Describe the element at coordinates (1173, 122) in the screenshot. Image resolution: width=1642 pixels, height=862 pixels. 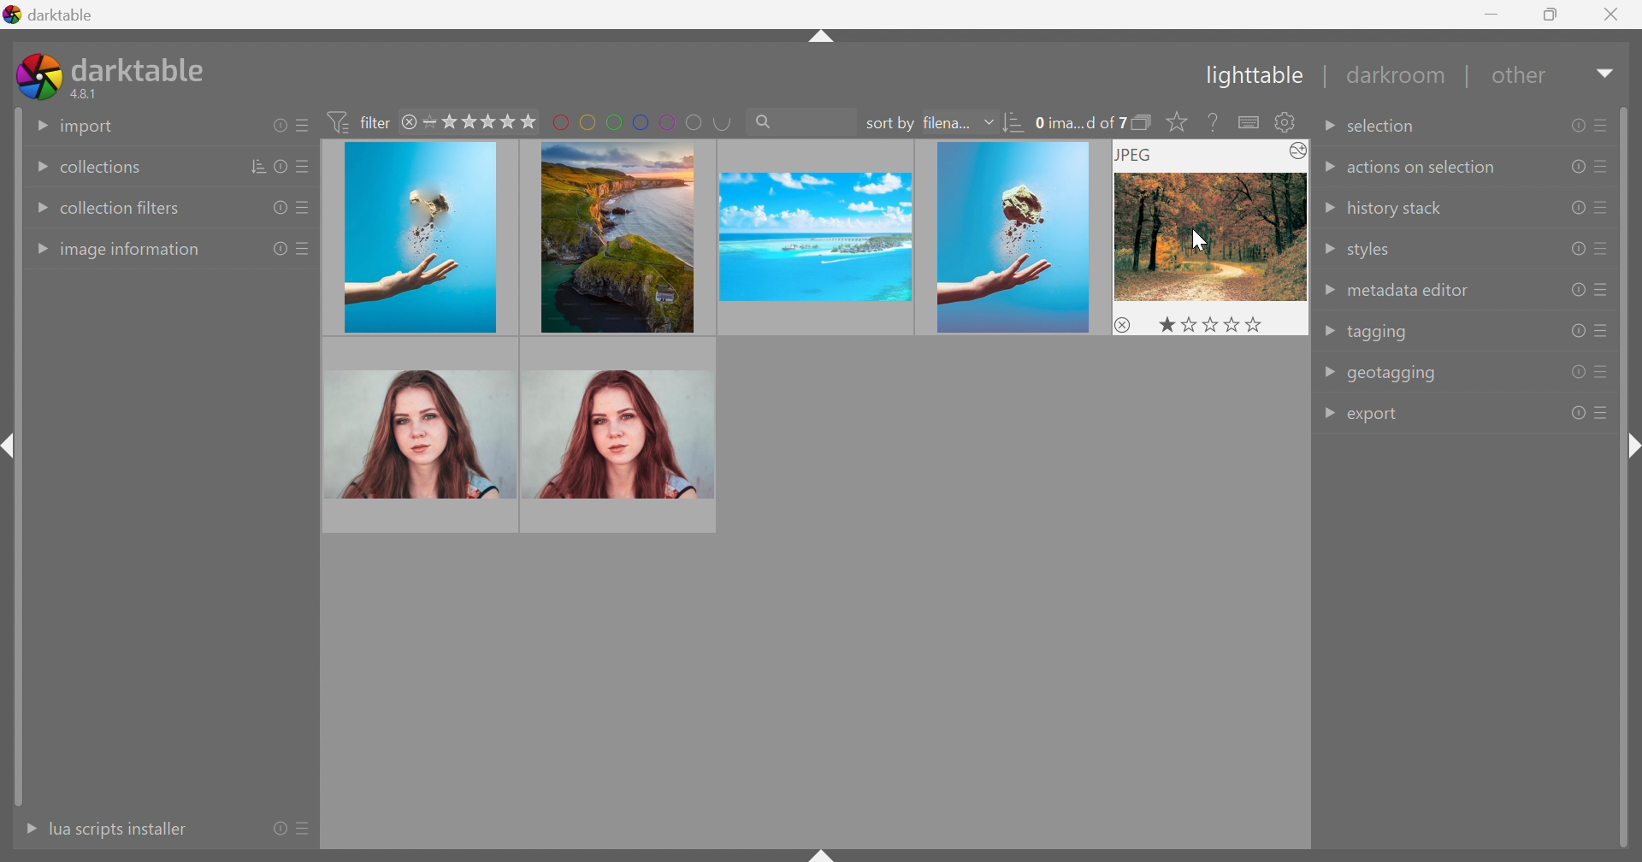
I see `click to change the size of overlays on thumbnails` at that location.